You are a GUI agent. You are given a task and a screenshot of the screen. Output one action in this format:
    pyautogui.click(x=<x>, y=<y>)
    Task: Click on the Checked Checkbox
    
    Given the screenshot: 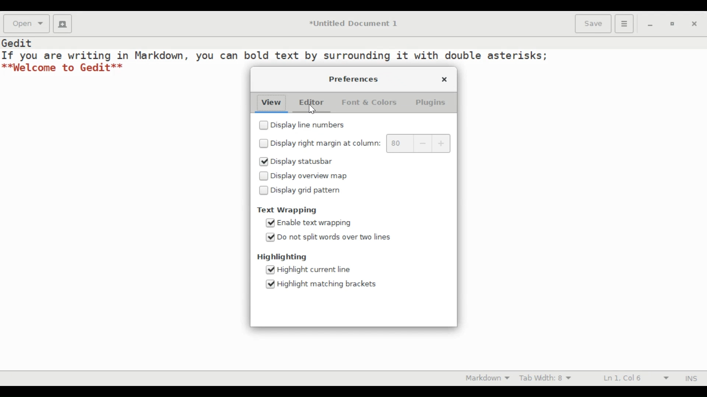 What is the action you would take?
    pyautogui.click(x=263, y=162)
    